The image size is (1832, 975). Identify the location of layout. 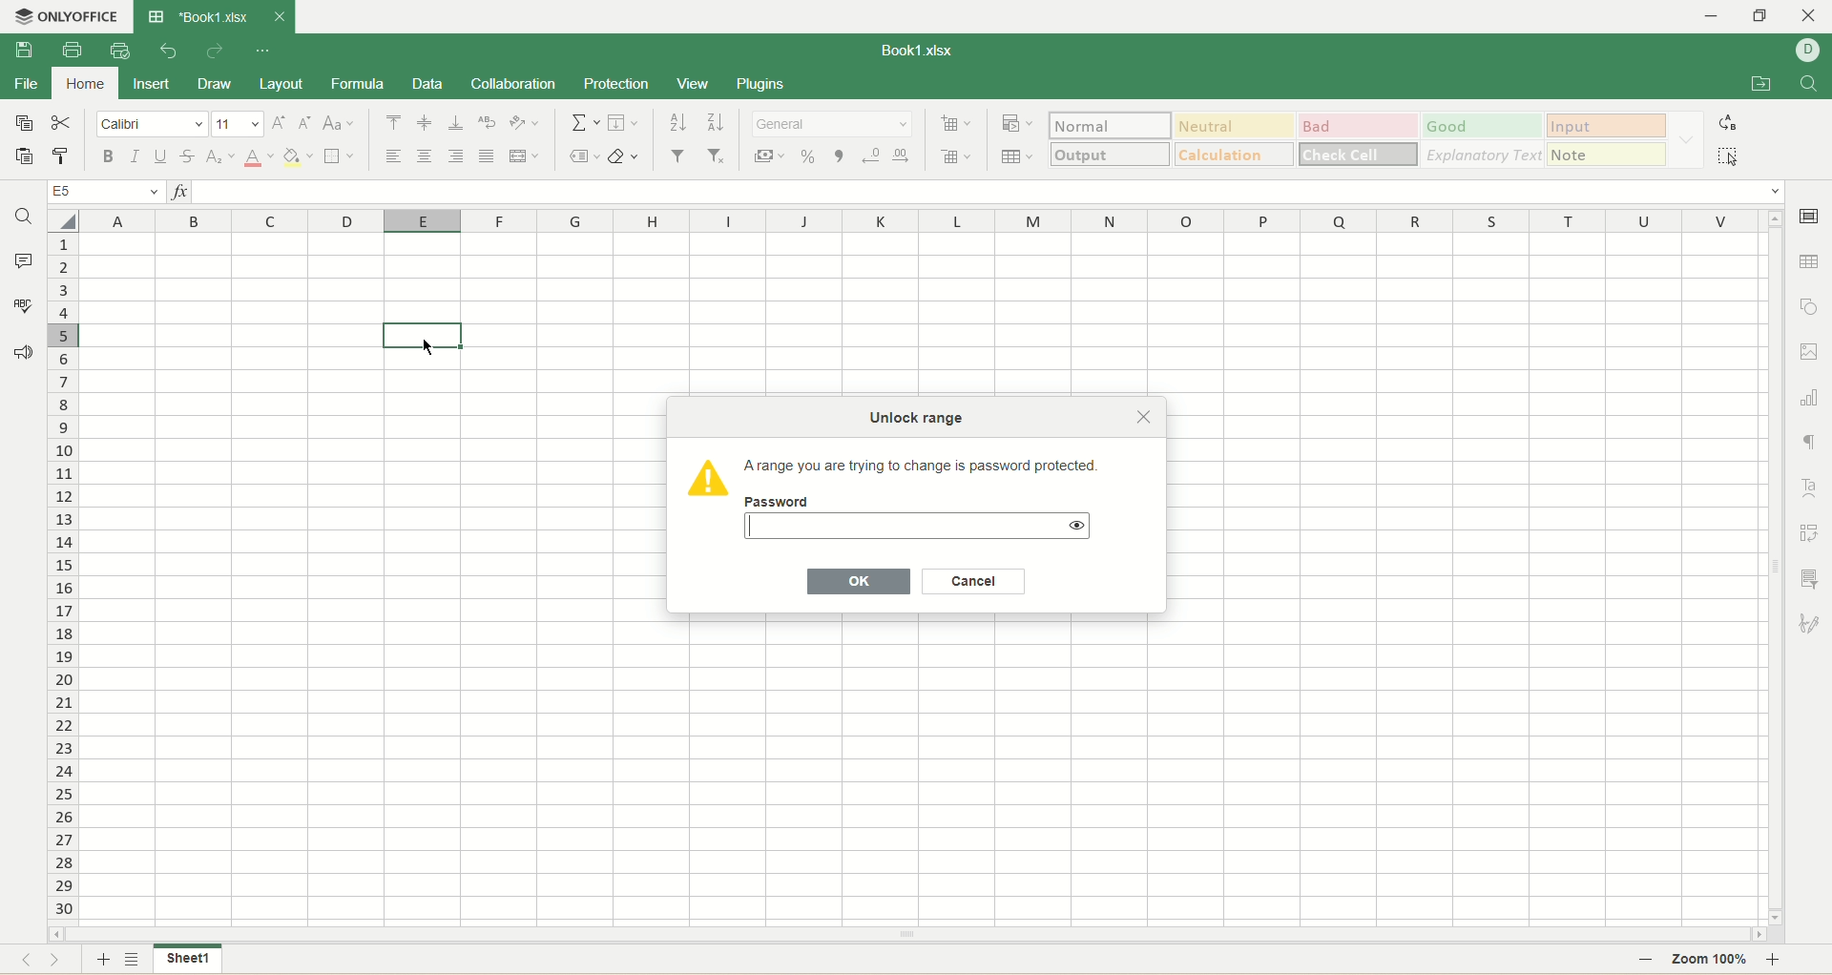
(282, 86).